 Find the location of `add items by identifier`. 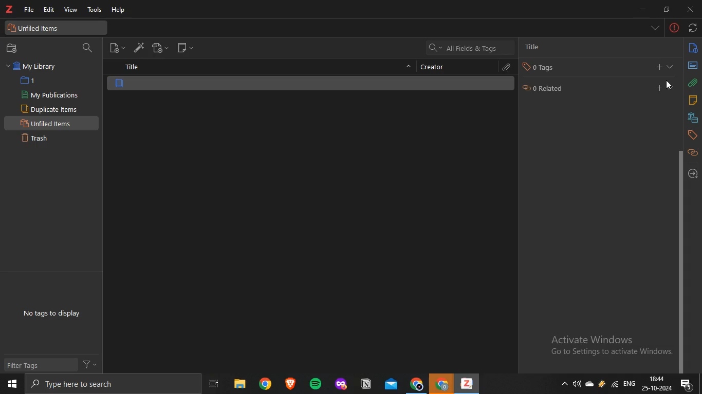

add items by identifier is located at coordinates (139, 47).